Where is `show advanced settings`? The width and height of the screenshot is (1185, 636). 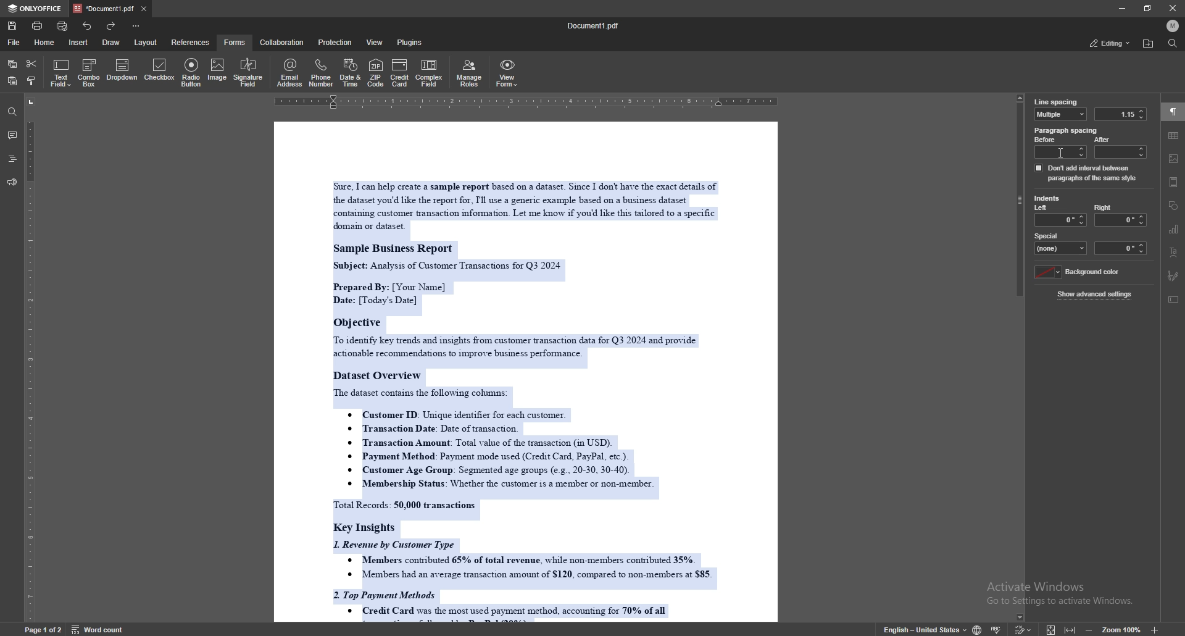
show advanced settings is located at coordinates (1096, 294).